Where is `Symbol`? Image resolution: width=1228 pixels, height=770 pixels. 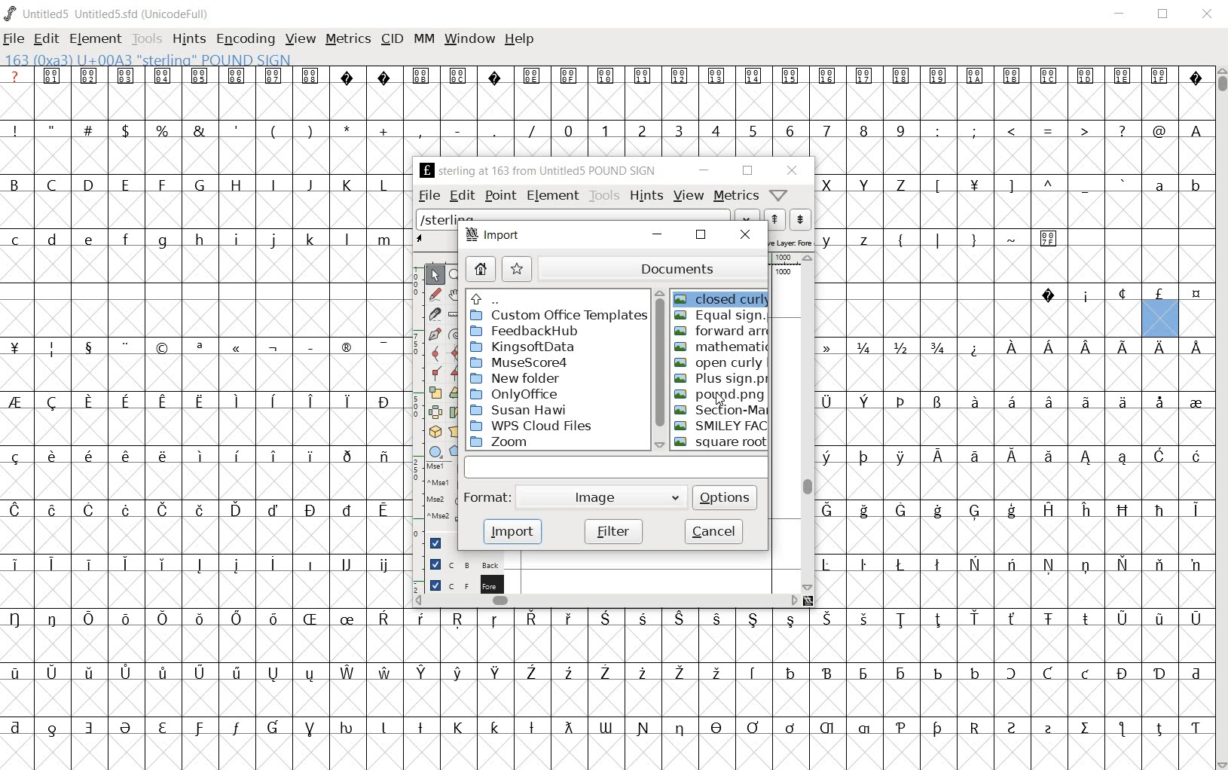
Symbol is located at coordinates (53, 348).